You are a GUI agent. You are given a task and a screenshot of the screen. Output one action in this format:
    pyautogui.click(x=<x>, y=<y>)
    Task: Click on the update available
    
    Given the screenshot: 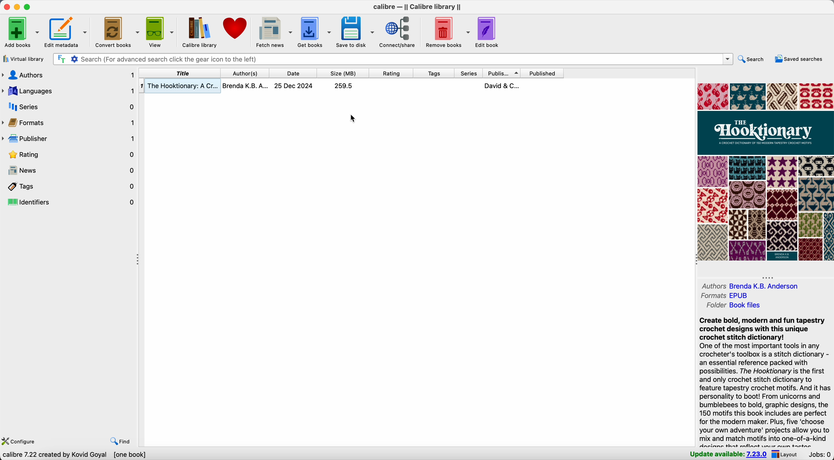 What is the action you would take?
    pyautogui.click(x=729, y=453)
    